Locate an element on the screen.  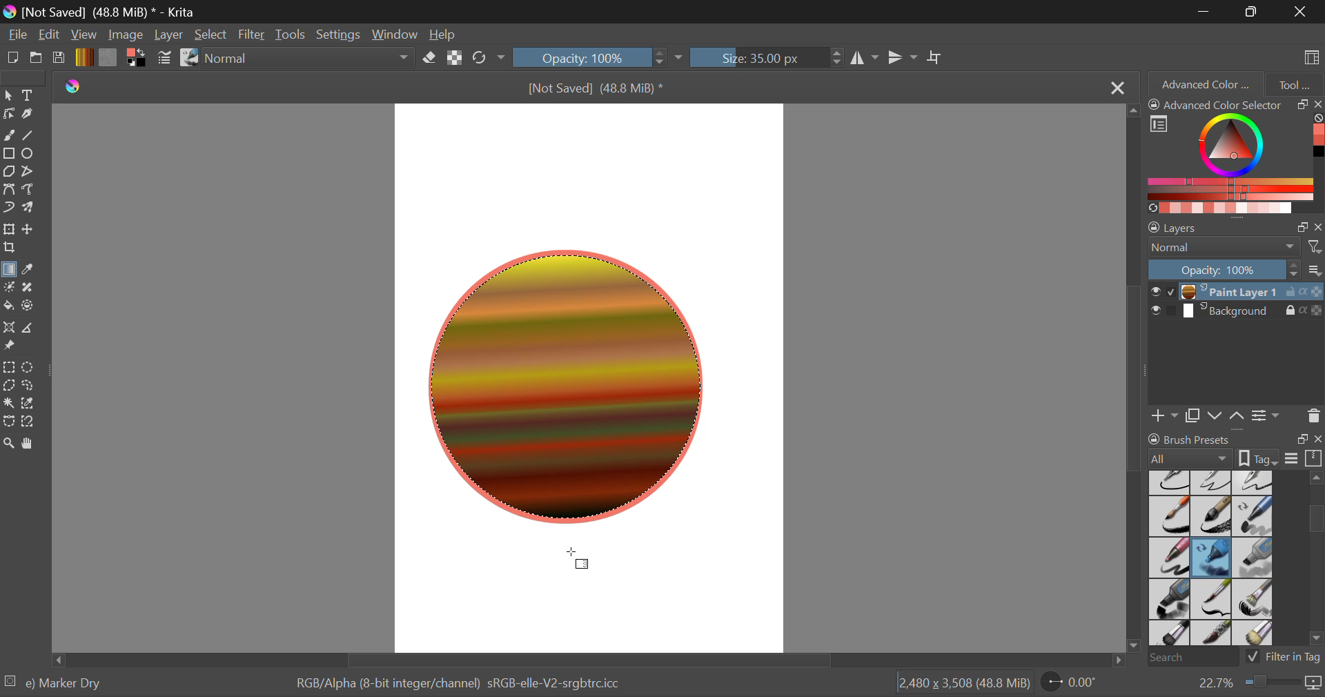
Bezier Curve is located at coordinates (11, 191).